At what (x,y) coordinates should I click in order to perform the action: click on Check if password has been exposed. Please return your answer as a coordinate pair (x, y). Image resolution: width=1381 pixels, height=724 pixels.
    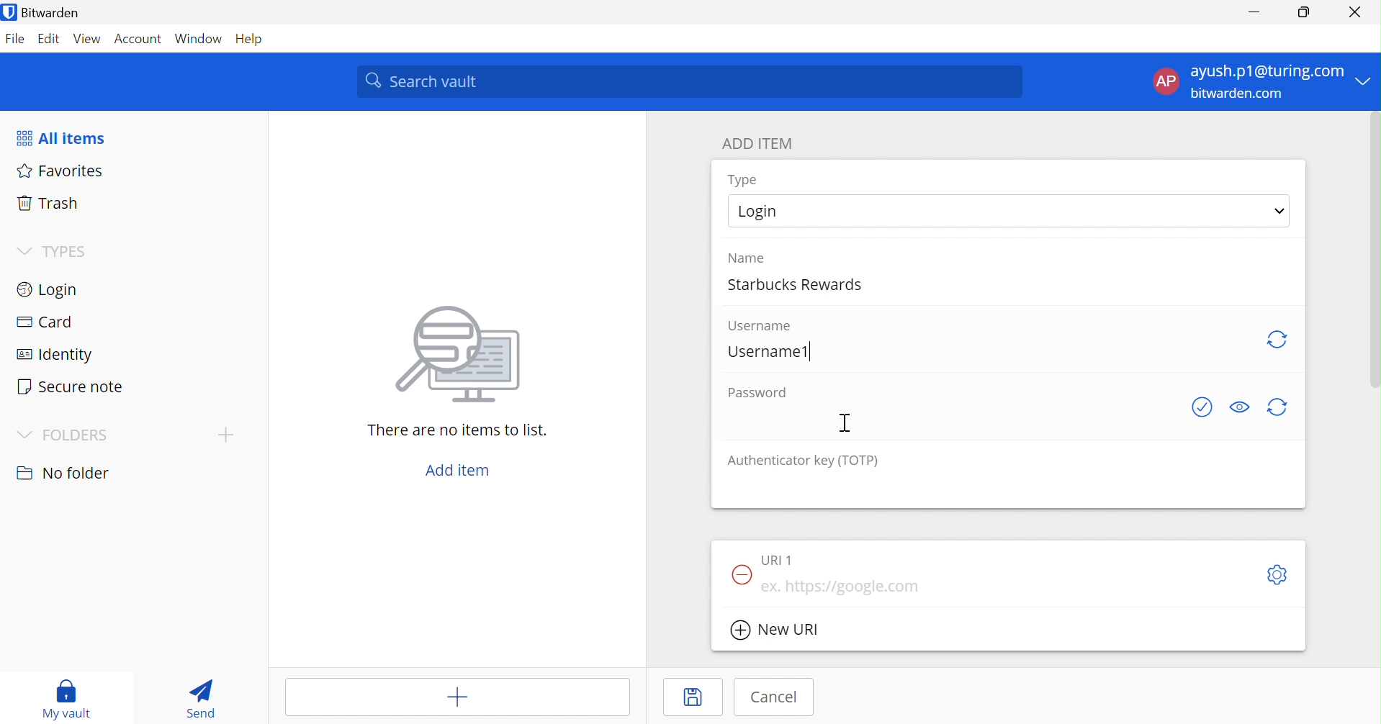
    Looking at the image, I should click on (1205, 407).